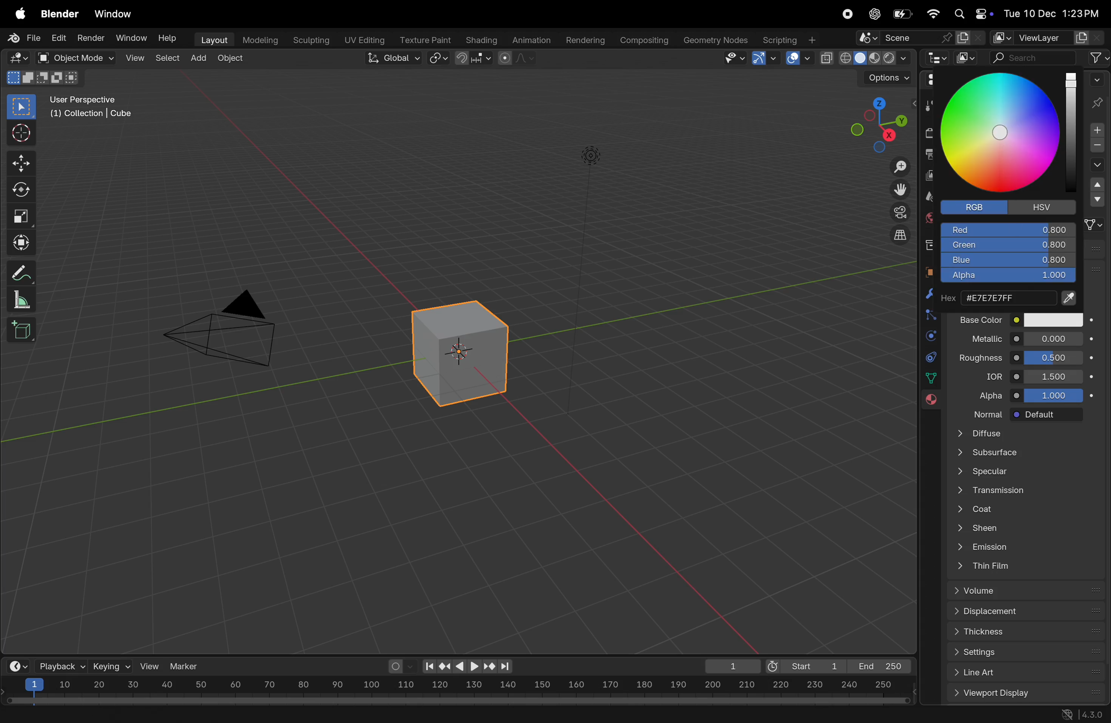  Describe the element at coordinates (56, 39) in the screenshot. I see `edit` at that location.